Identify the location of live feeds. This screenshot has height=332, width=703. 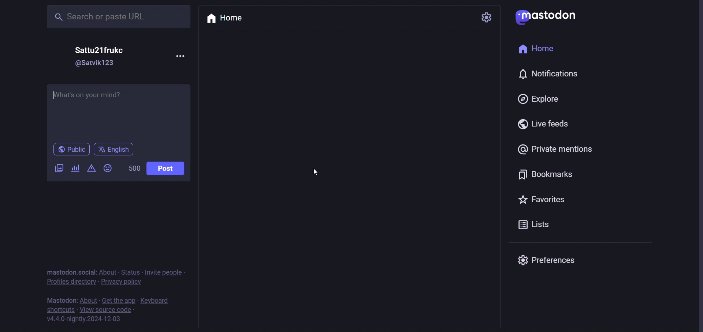
(541, 125).